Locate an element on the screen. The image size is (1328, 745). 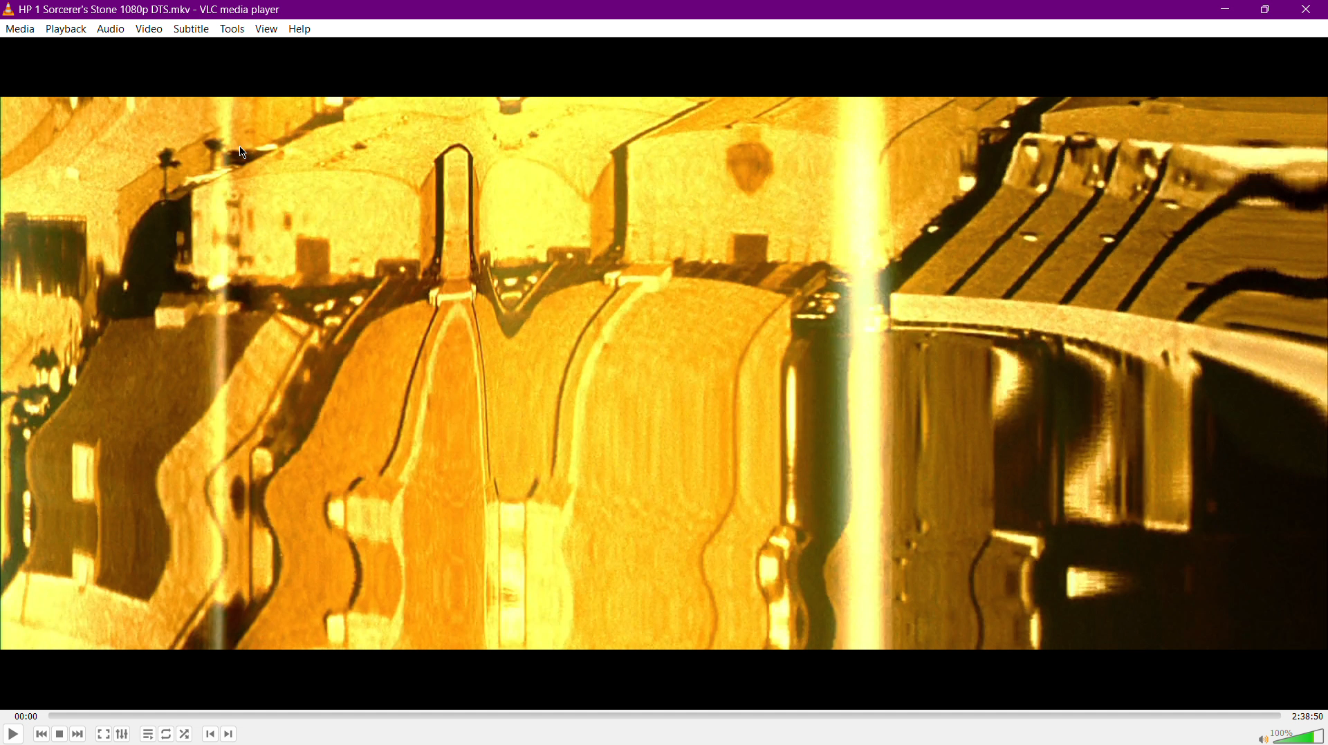
Maximize is located at coordinates (1267, 10).